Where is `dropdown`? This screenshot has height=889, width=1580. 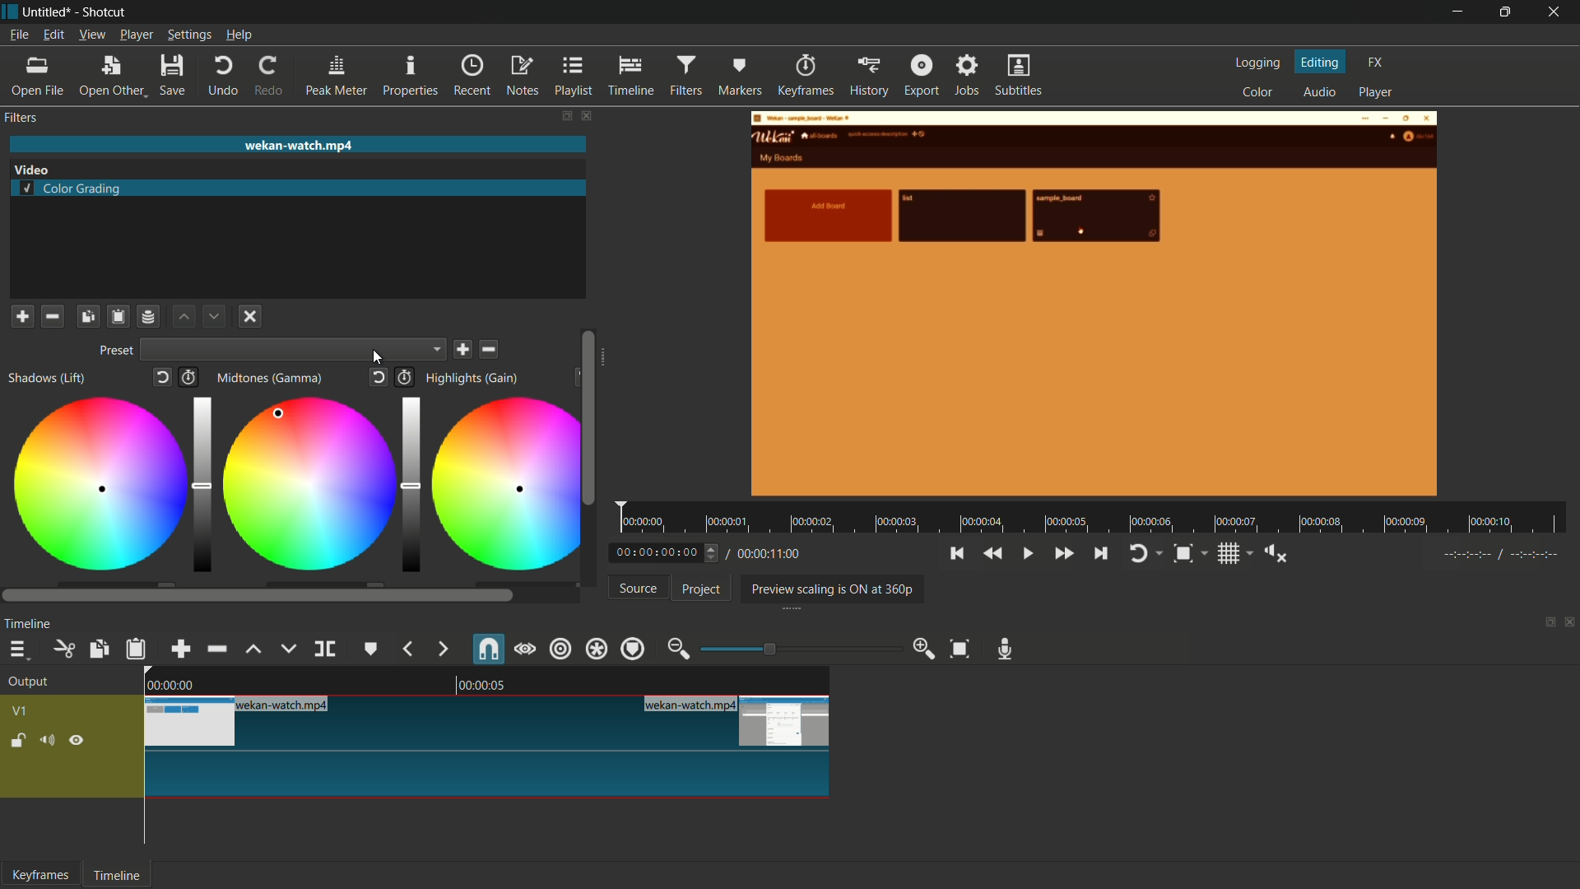 dropdown is located at coordinates (293, 349).